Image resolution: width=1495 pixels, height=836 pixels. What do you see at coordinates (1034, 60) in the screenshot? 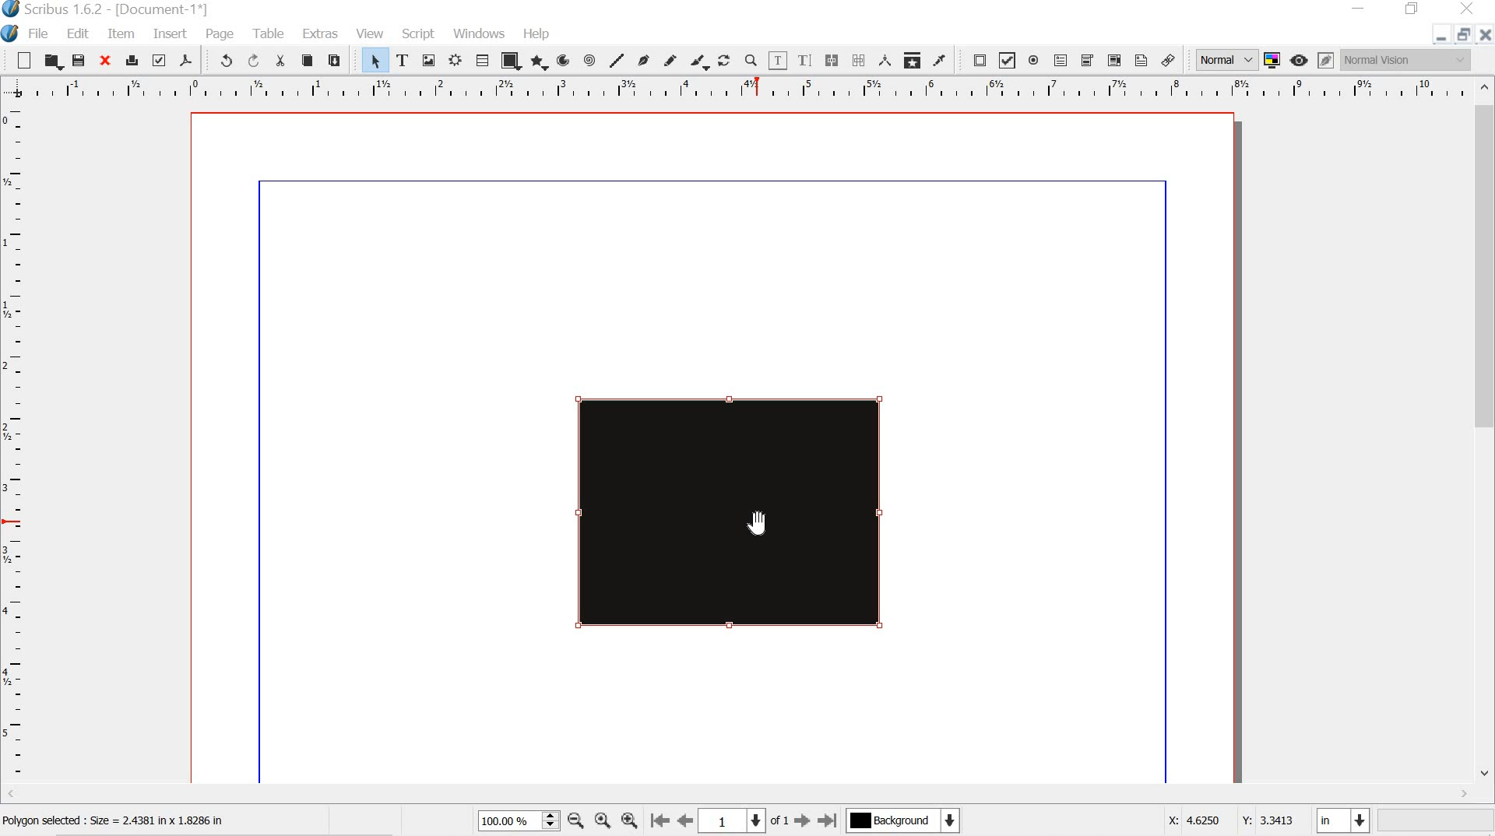
I see `pdf radio button` at bounding box center [1034, 60].